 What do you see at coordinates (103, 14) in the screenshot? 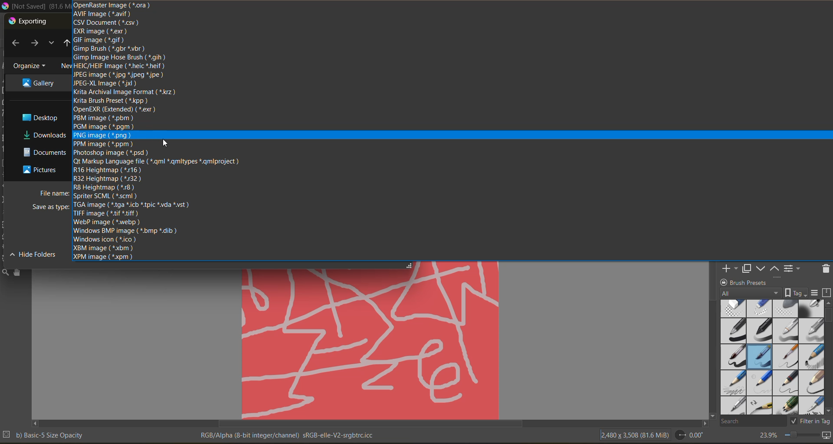
I see `avif image` at bounding box center [103, 14].